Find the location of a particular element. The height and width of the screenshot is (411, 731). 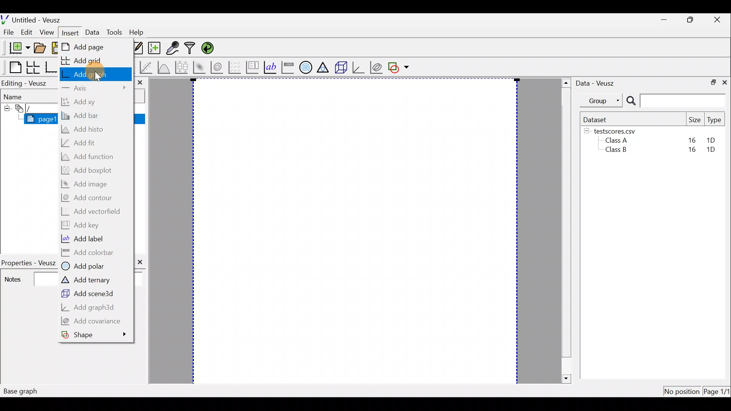

Group is located at coordinates (603, 100).